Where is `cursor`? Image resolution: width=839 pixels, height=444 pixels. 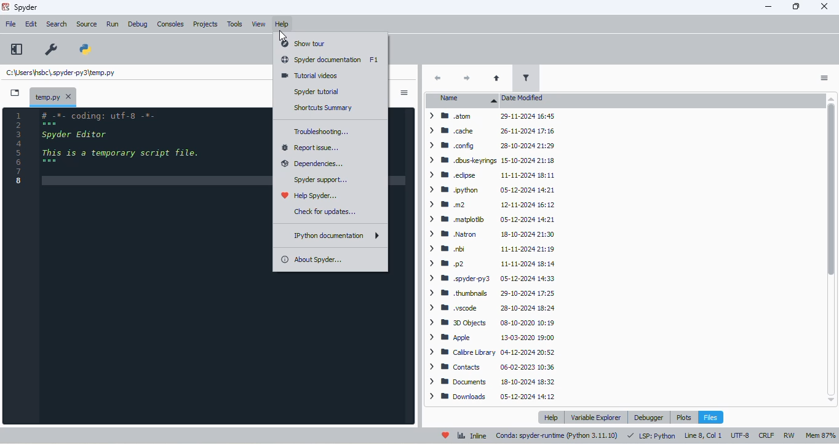
cursor is located at coordinates (282, 36).